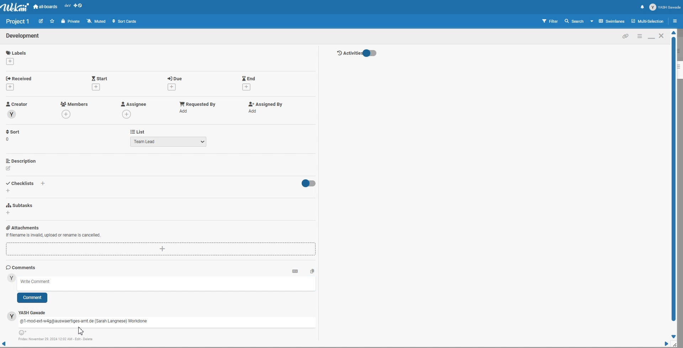  I want to click on avatar, so click(12, 316).